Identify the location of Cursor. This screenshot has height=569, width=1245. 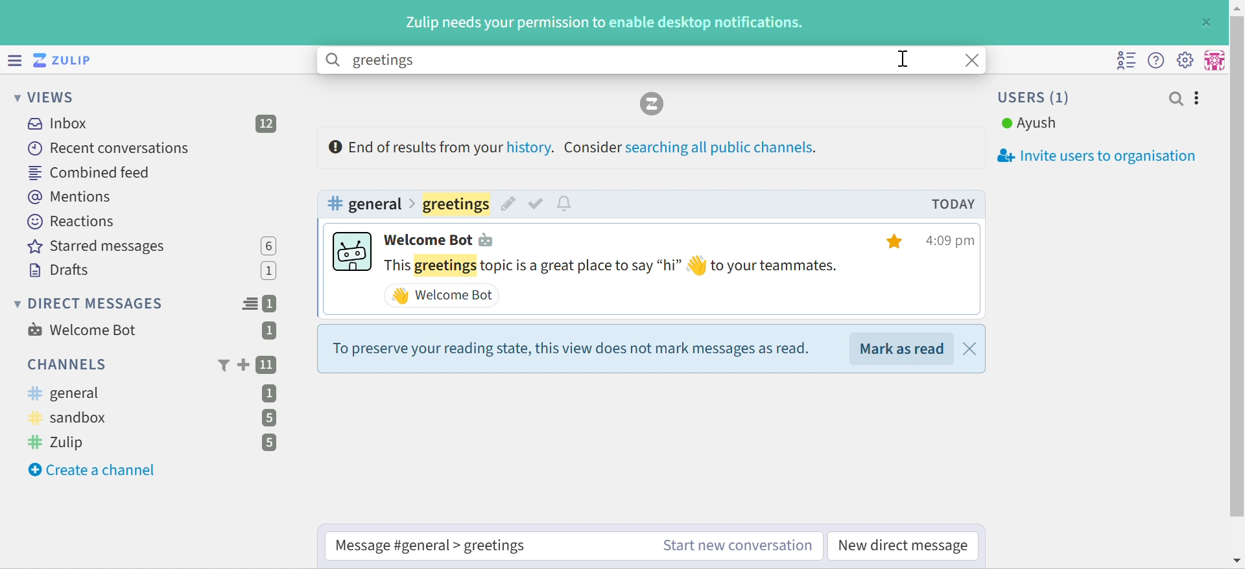
(903, 58).